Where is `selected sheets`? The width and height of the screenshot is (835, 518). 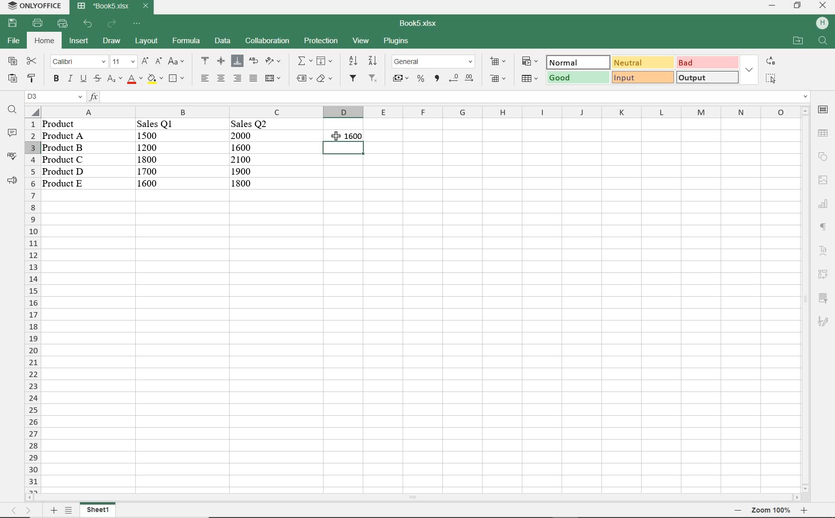 selected sheets is located at coordinates (343, 148).